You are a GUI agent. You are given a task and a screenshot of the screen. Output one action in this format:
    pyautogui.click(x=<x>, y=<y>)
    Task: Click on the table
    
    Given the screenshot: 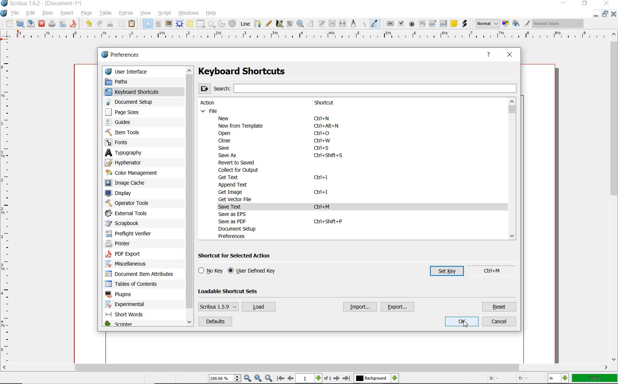 What is the action you would take?
    pyautogui.click(x=190, y=24)
    